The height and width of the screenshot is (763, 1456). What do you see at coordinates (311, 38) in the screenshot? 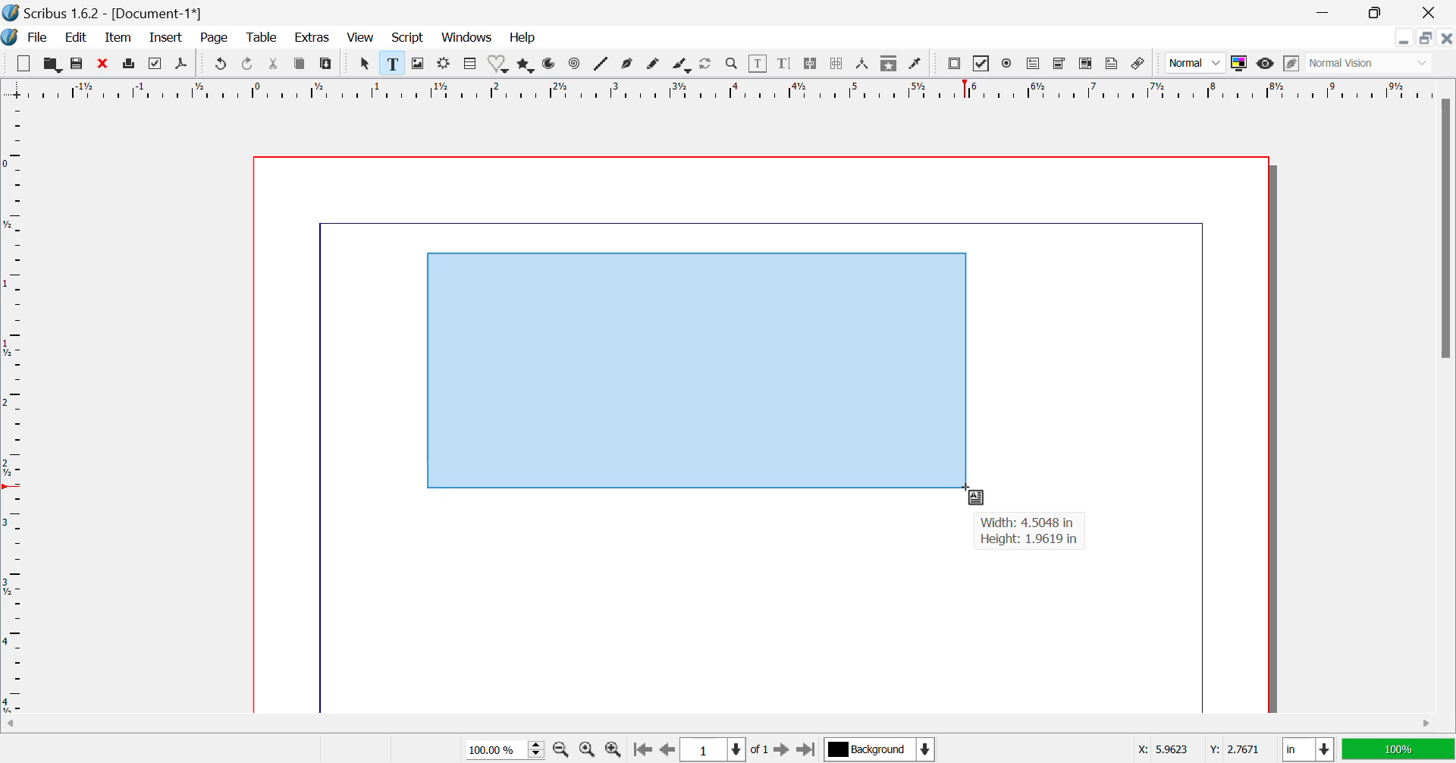
I see `Extras` at bounding box center [311, 38].